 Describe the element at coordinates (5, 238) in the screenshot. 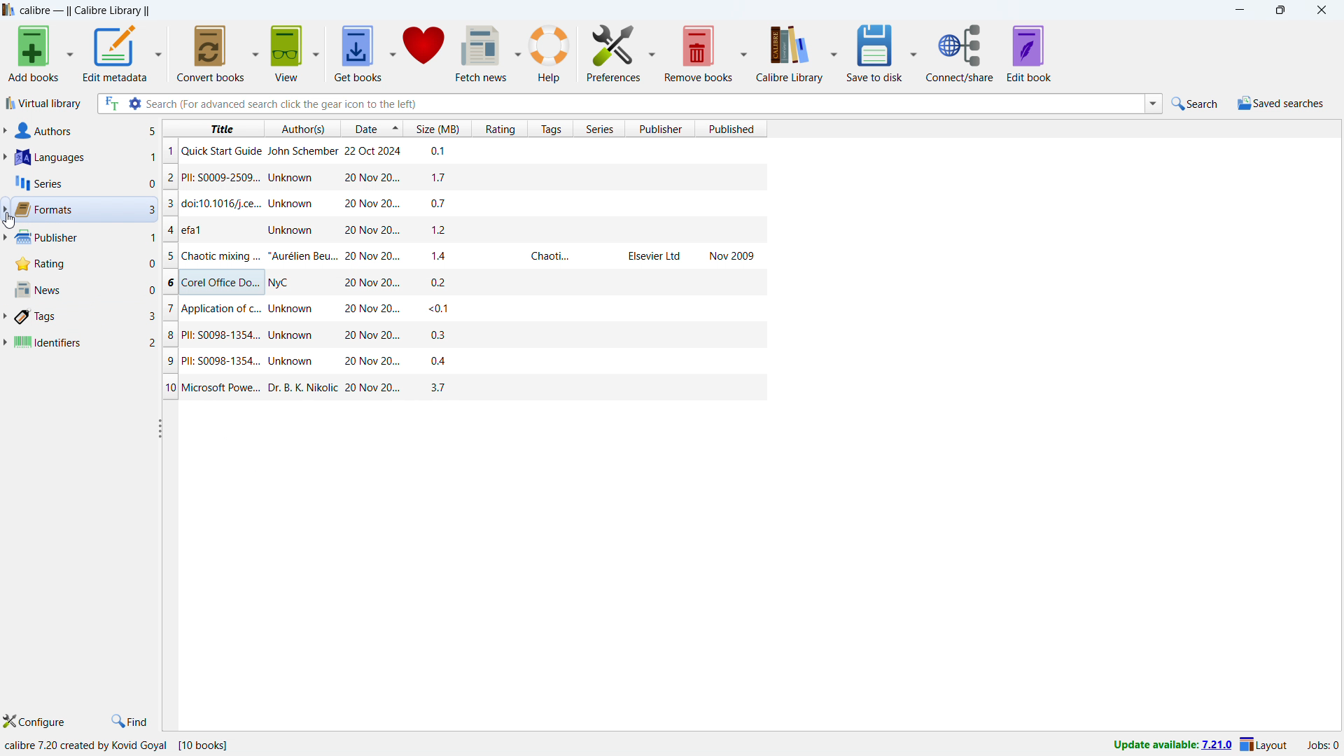

I see `expand publishers` at that location.